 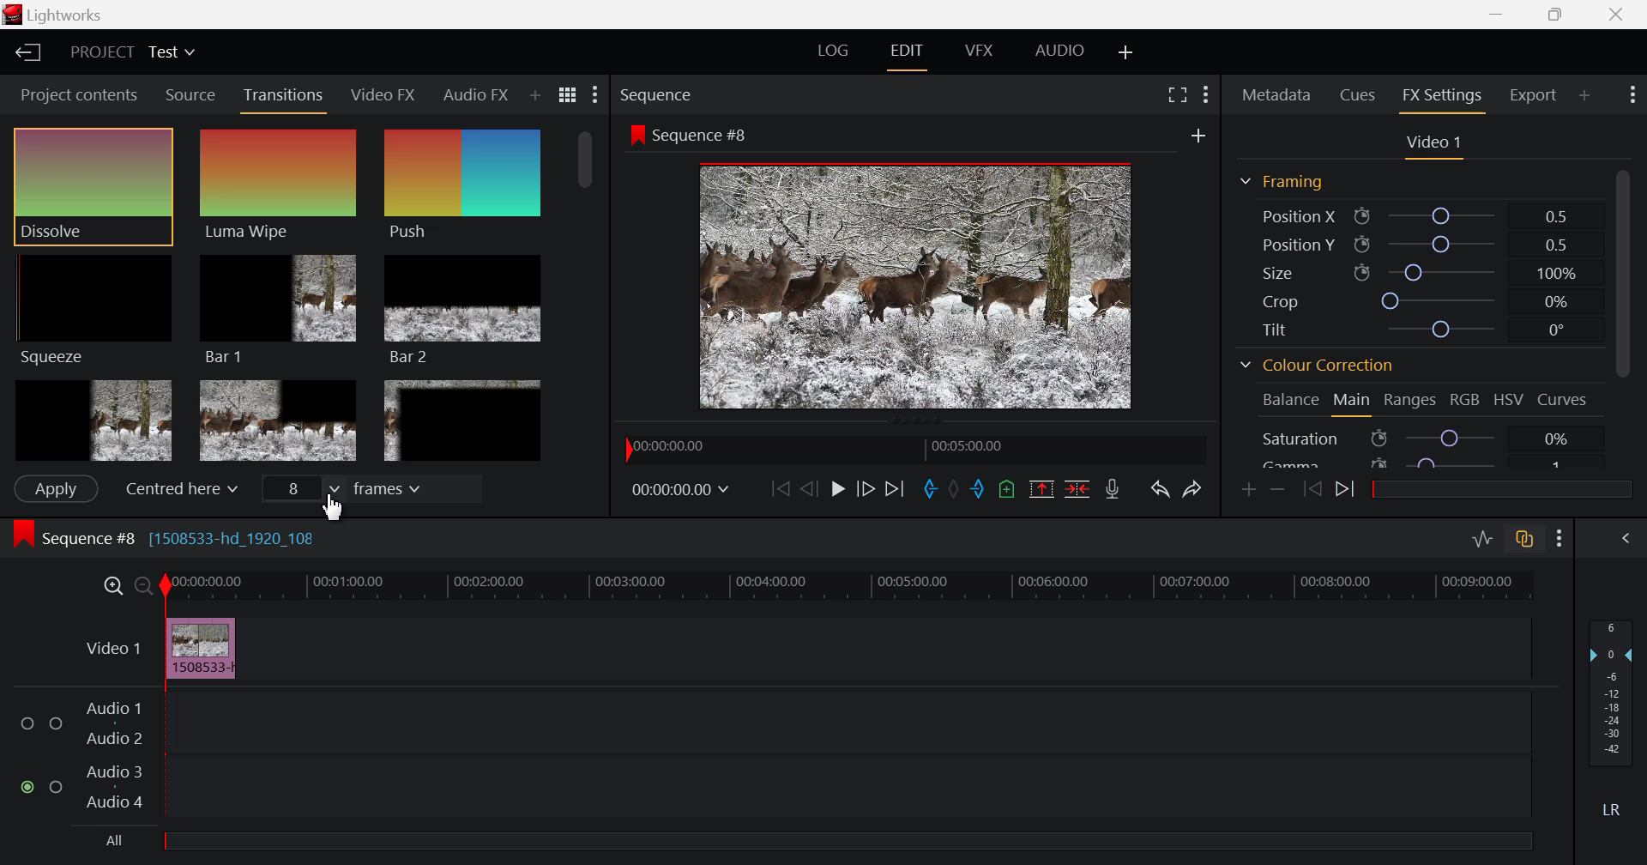 I want to click on To End, so click(x=895, y=489).